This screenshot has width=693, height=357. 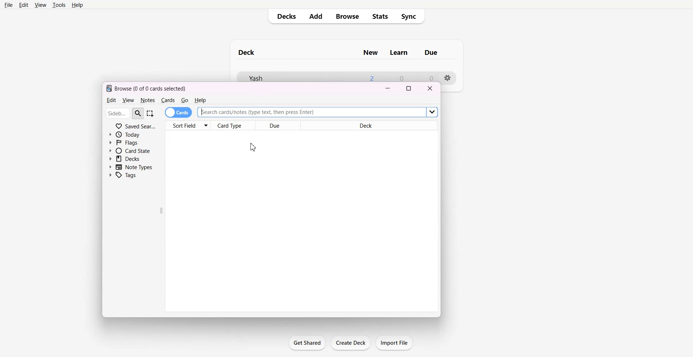 What do you see at coordinates (388, 88) in the screenshot?
I see `Minimize` at bounding box center [388, 88].